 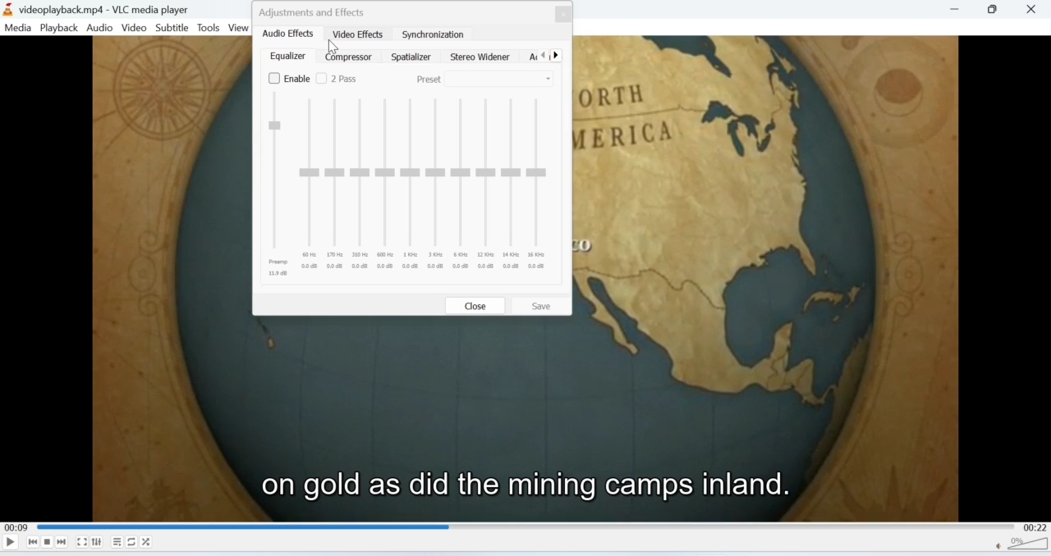 What do you see at coordinates (15, 528) in the screenshot?
I see `00:09` at bounding box center [15, 528].